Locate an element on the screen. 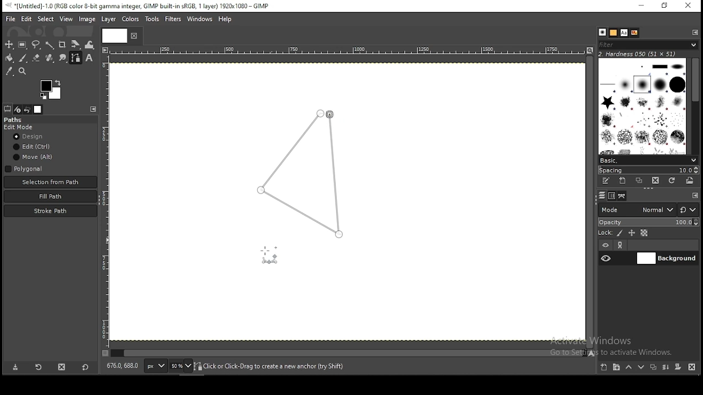 This screenshot has width=703, height=395. paths is located at coordinates (16, 120).